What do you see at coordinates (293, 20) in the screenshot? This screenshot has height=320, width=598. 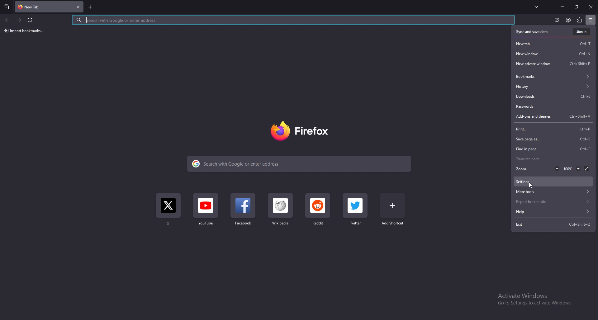 I see `search bar` at bounding box center [293, 20].